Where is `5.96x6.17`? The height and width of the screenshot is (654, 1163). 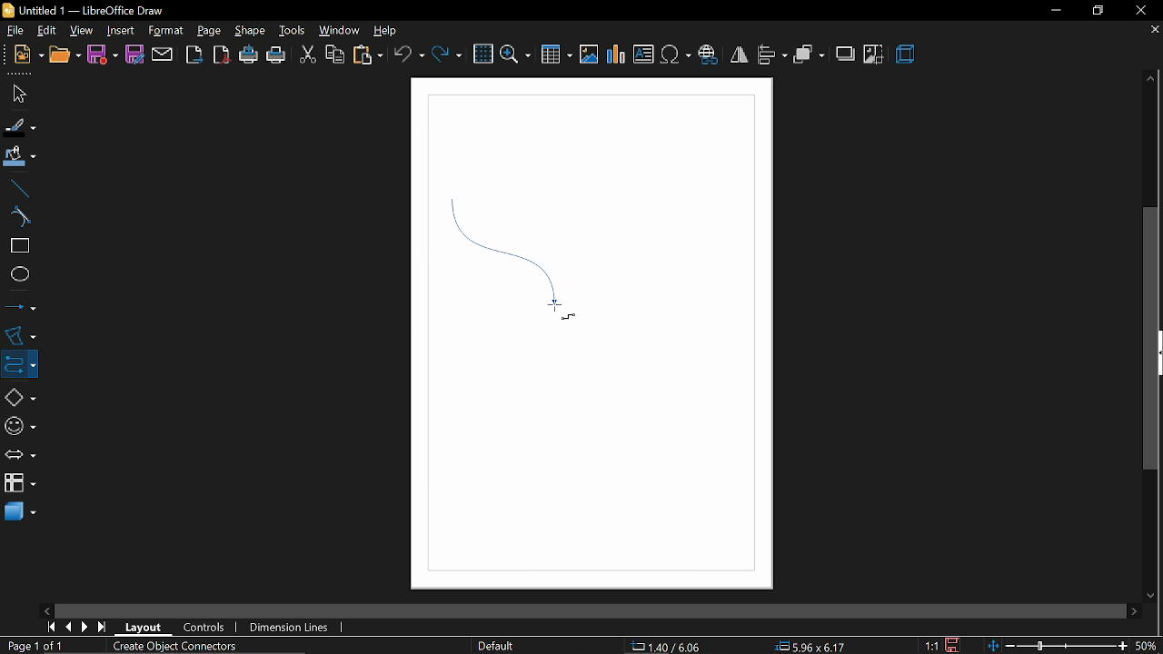
5.96x6.17 is located at coordinates (810, 645).